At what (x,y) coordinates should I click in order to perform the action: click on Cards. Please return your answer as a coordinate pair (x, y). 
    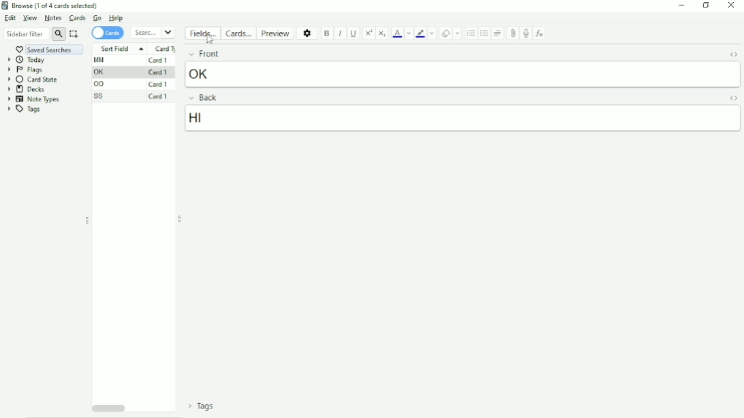
    Looking at the image, I should click on (240, 33).